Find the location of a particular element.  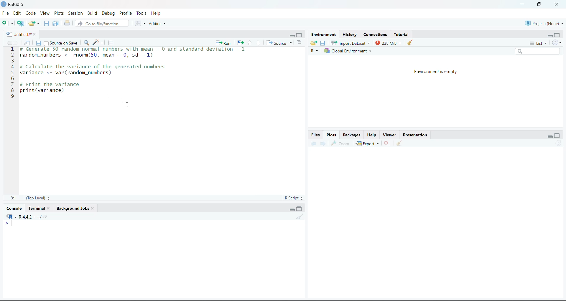

up is located at coordinates (249, 43).